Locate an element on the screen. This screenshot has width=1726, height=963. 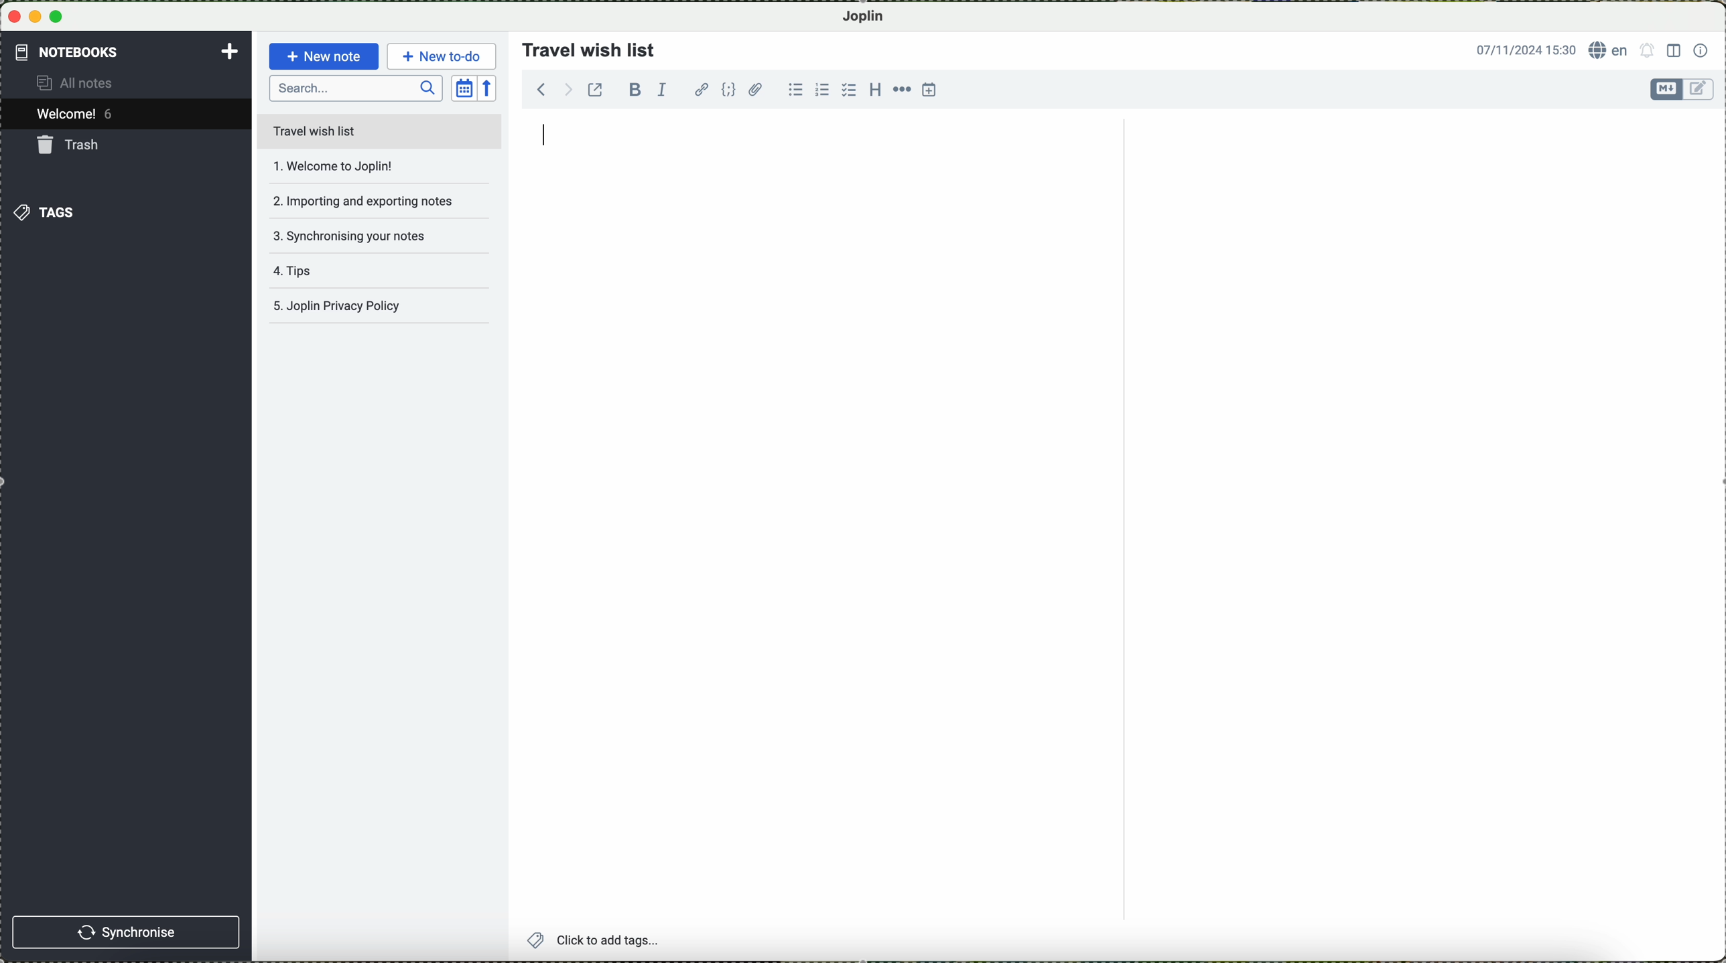
all notes is located at coordinates (86, 84).